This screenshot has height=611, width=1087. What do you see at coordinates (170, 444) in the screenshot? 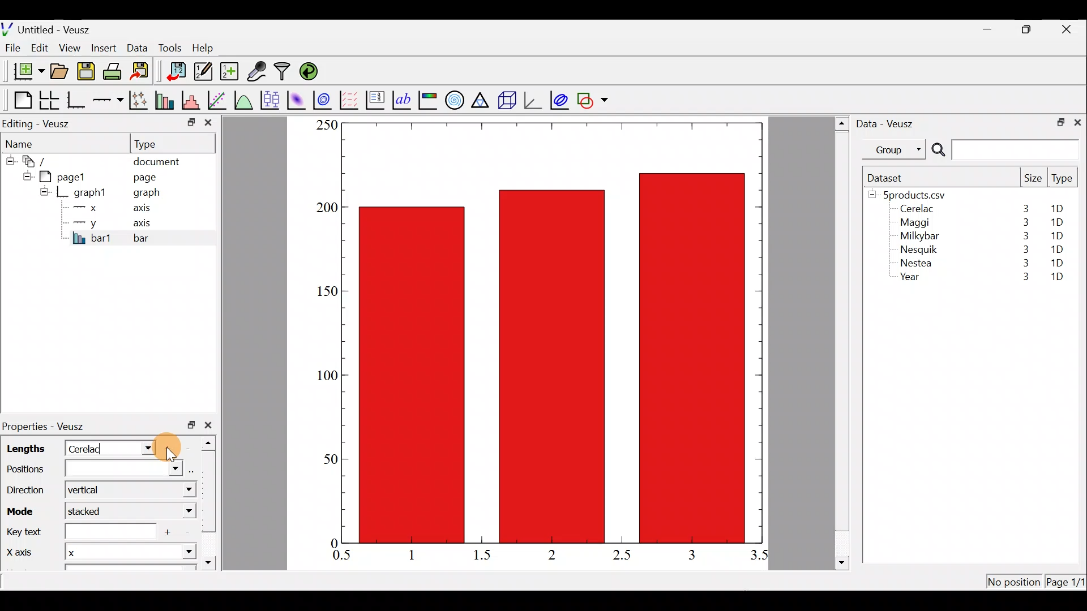
I see `Cursor` at bounding box center [170, 444].